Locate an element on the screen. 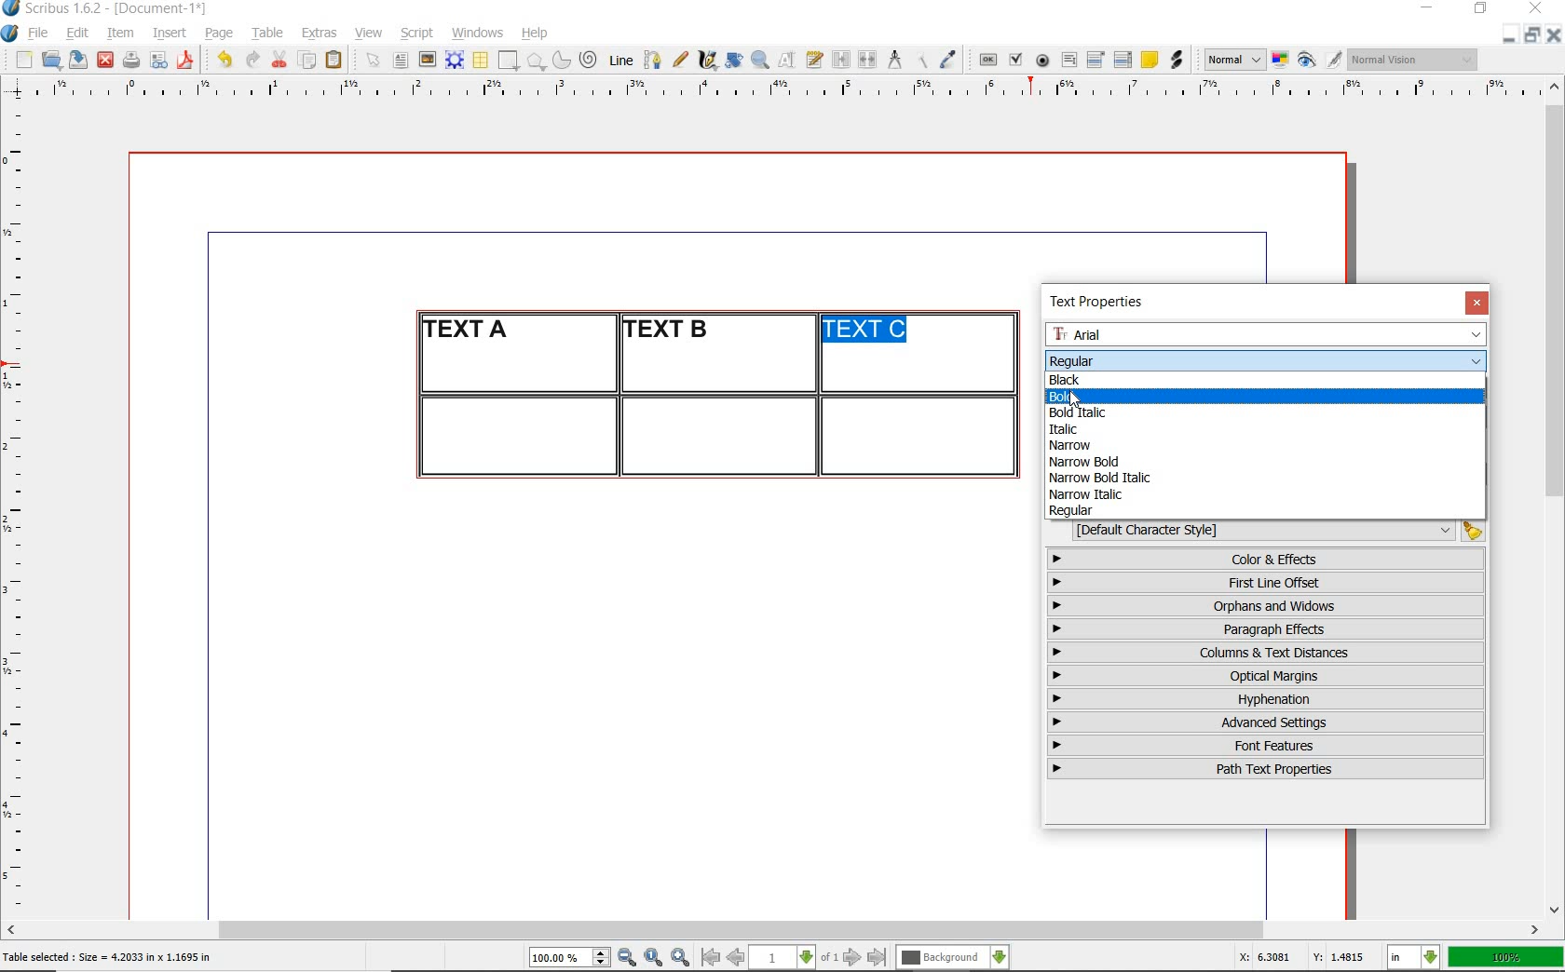 The height and width of the screenshot is (972, 1565). restore is located at coordinates (1481, 9).